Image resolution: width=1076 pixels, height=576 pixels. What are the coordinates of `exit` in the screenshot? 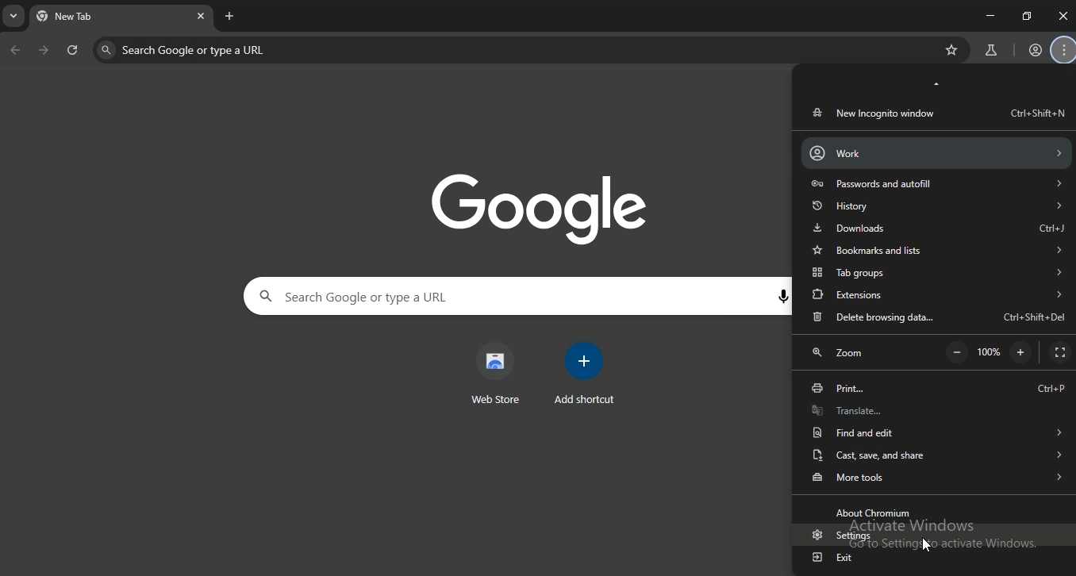 It's located at (834, 558).